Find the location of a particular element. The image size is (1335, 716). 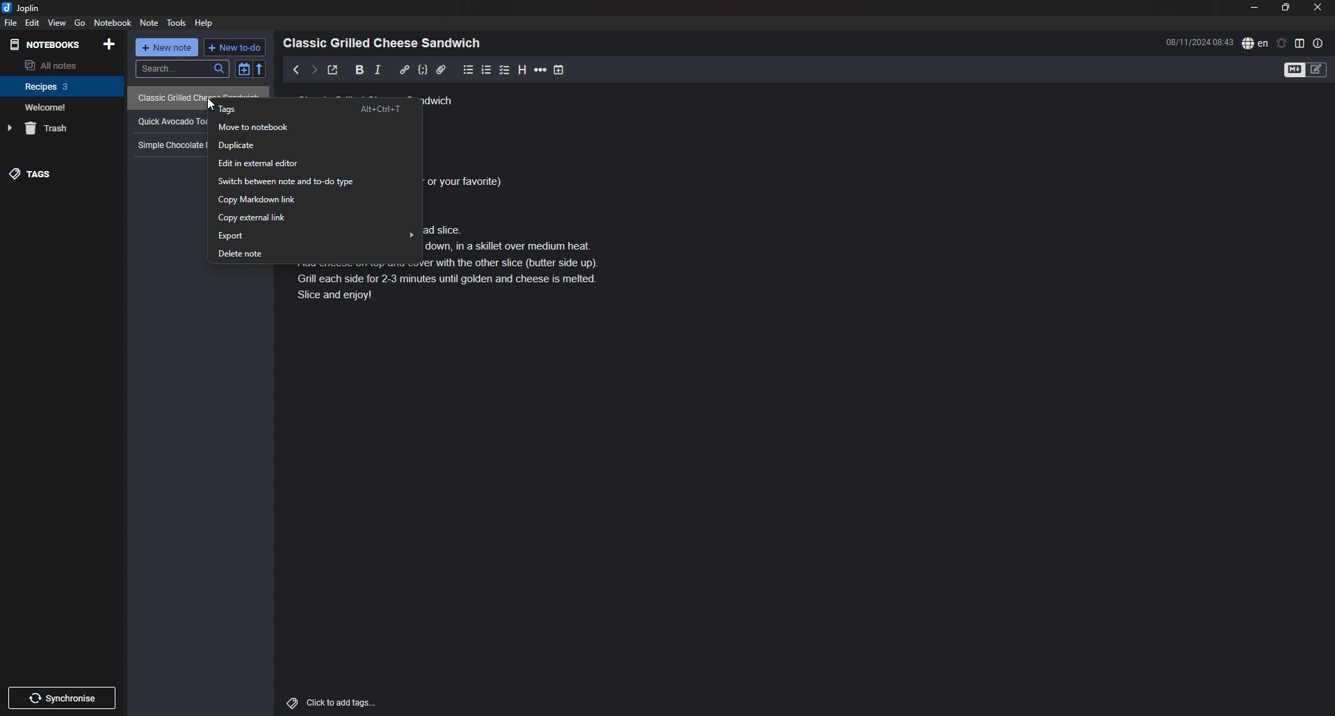

view is located at coordinates (56, 23).